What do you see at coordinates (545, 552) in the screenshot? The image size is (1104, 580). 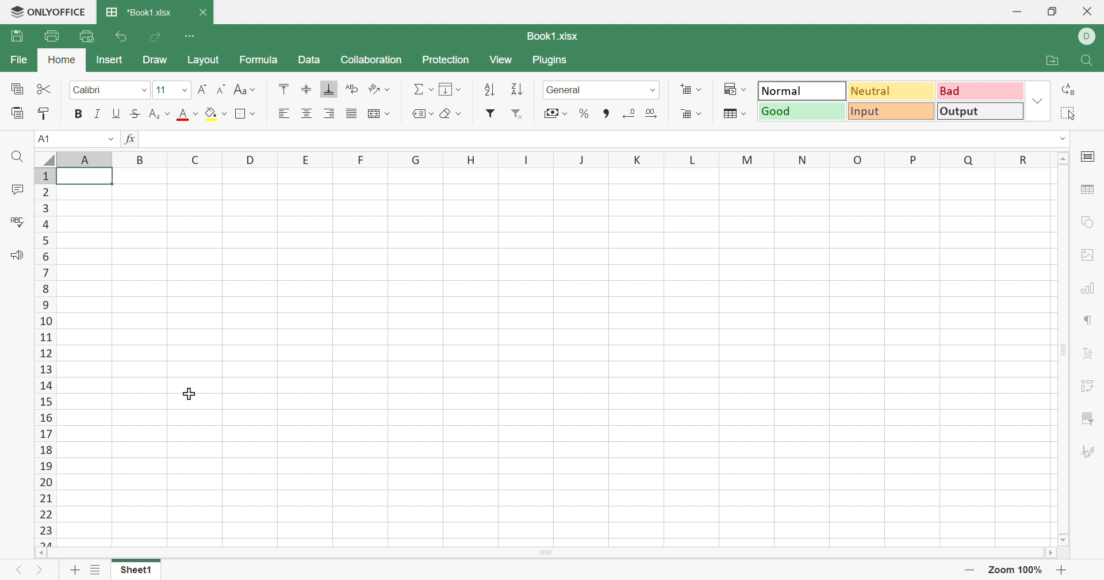 I see `Scroll Bar` at bounding box center [545, 552].